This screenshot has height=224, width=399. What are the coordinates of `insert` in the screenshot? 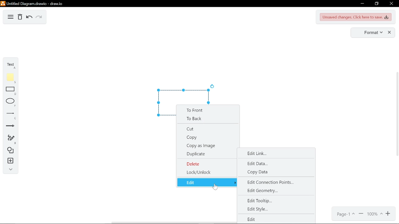 It's located at (11, 161).